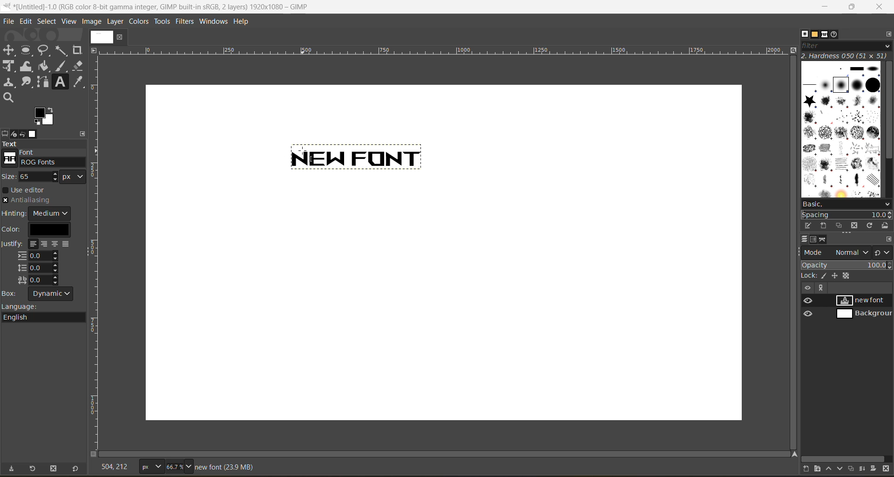 Image resolution: width=894 pixels, height=477 pixels. What do you see at coordinates (864, 468) in the screenshot?
I see `merge this layer` at bounding box center [864, 468].